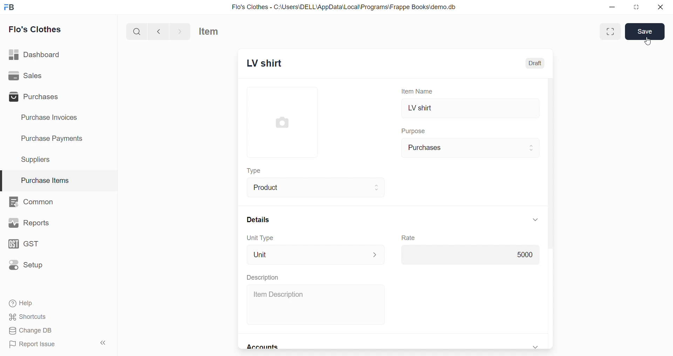 Image resolution: width=673 pixels, height=356 pixels. What do you see at coordinates (59, 178) in the screenshot?
I see `Purchase Items` at bounding box center [59, 178].